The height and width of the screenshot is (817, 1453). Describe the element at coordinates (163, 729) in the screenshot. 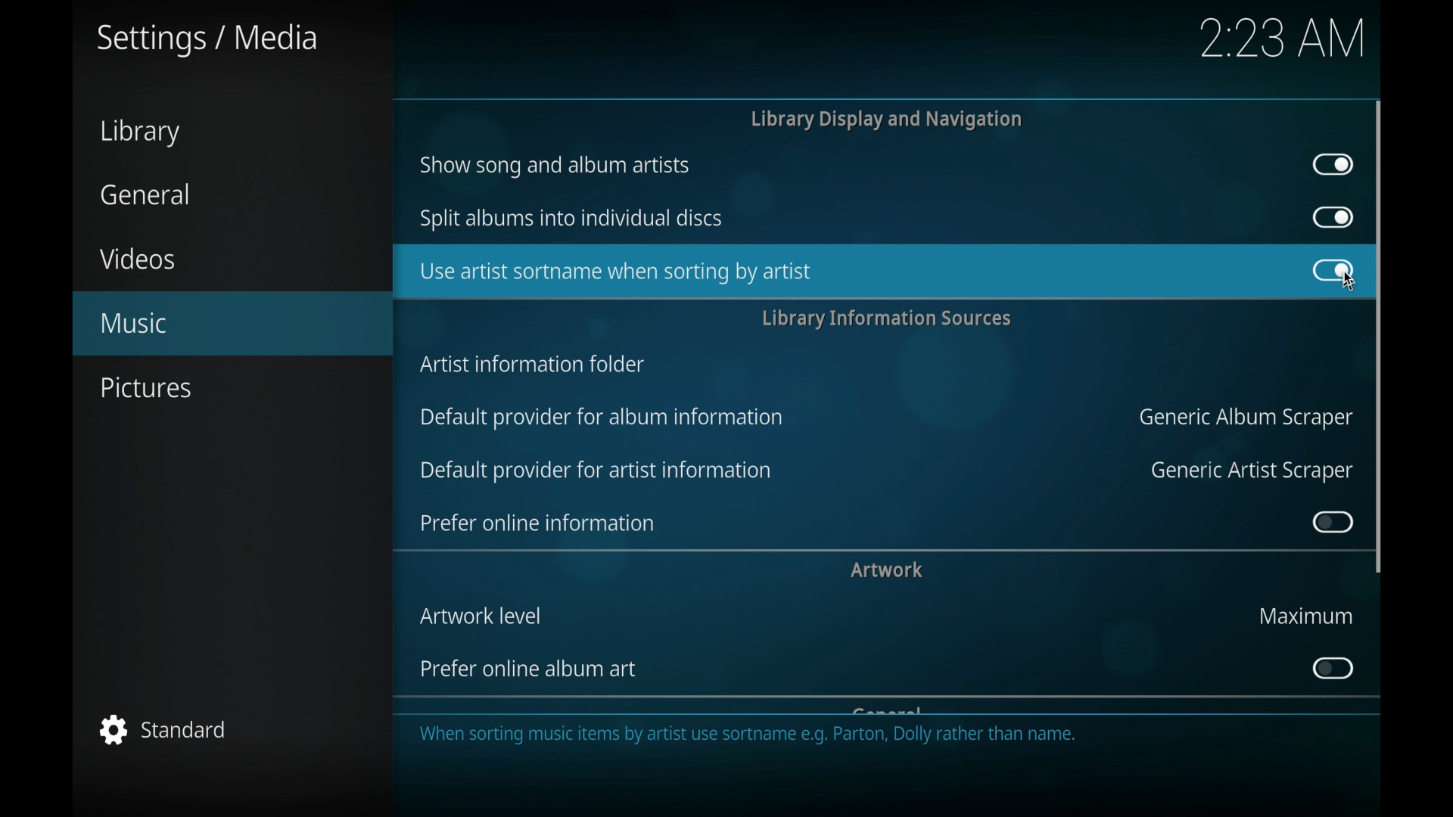

I see `standard` at that location.